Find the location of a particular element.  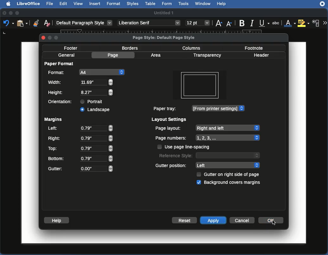

Default paragraph style is located at coordinates (86, 23).